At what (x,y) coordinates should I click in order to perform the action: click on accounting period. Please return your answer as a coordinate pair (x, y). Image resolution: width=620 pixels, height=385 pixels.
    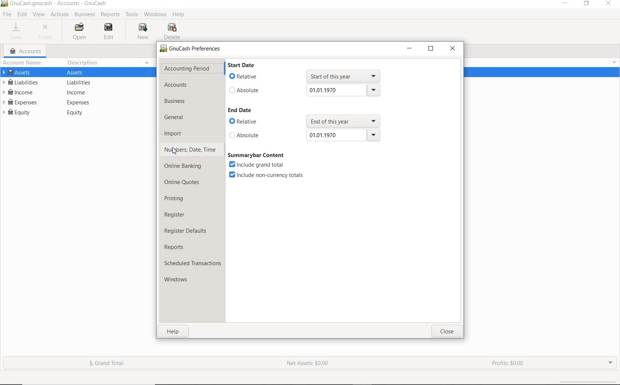
    Looking at the image, I should click on (187, 69).